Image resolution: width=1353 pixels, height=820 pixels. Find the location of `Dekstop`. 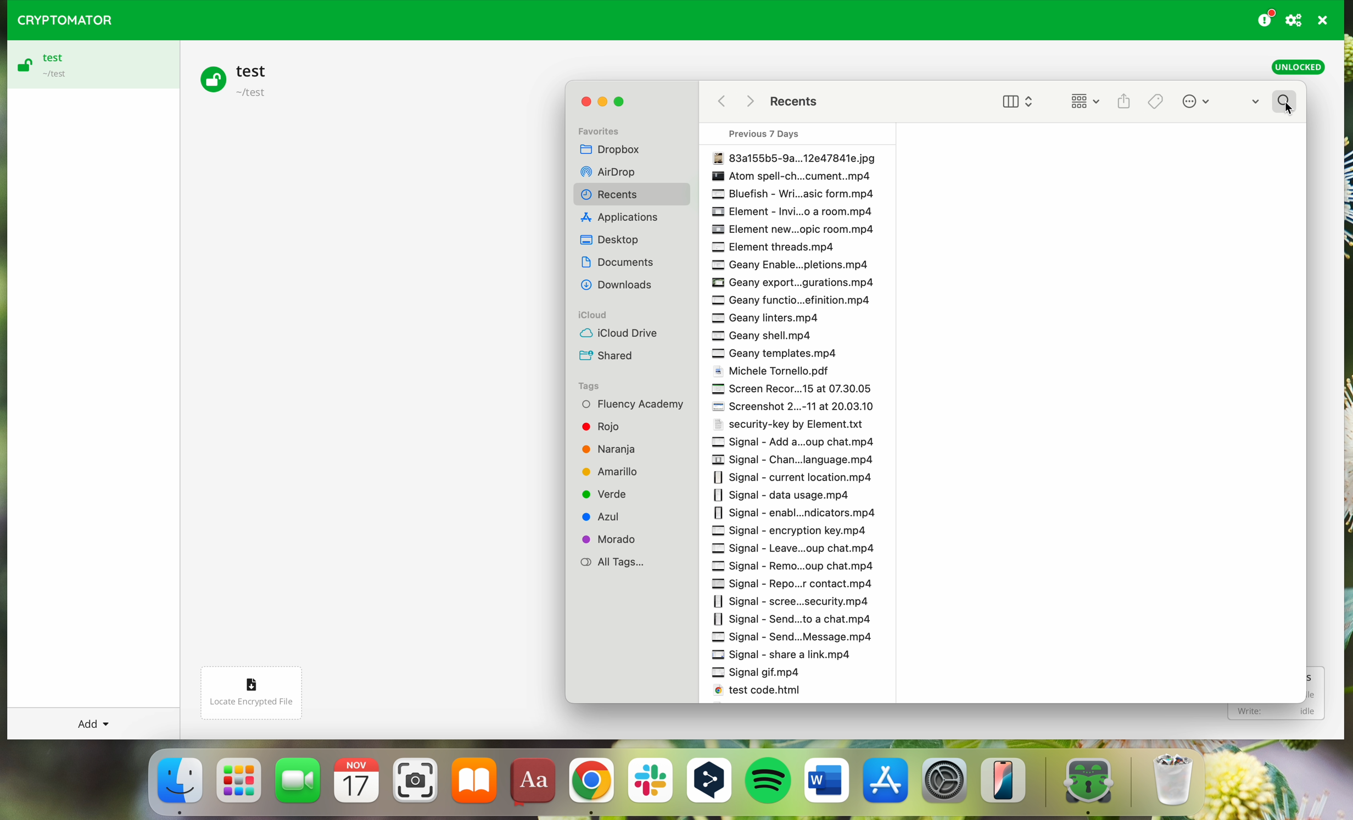

Dekstop is located at coordinates (613, 239).